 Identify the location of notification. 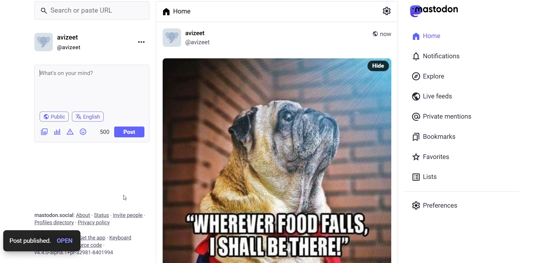
(436, 56).